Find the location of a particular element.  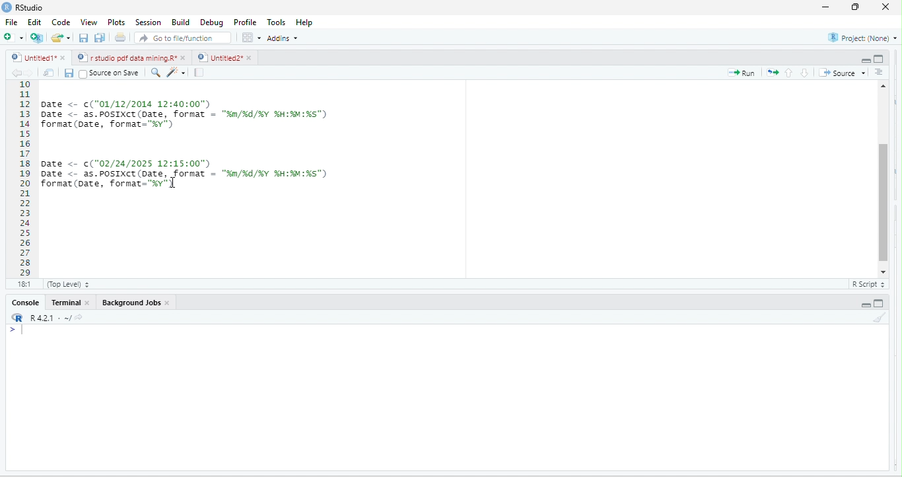

close is located at coordinates (170, 305).